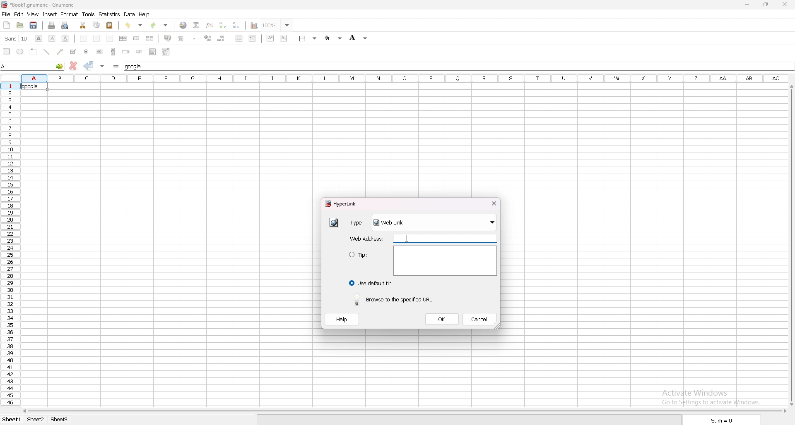  What do you see at coordinates (34, 51) in the screenshot?
I see `frame` at bounding box center [34, 51].